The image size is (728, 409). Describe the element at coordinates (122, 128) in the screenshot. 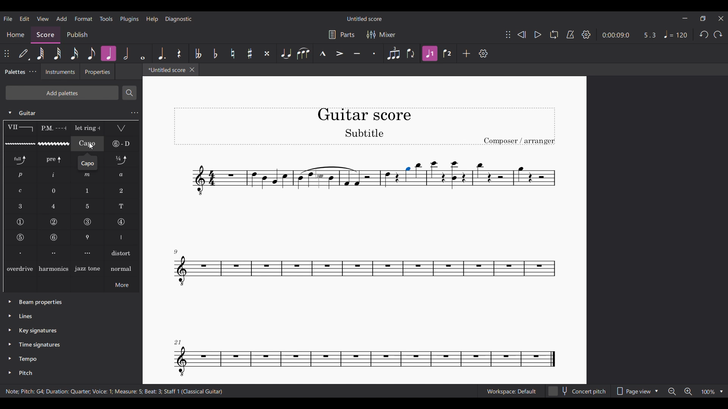

I see `Tremolo bar` at that location.